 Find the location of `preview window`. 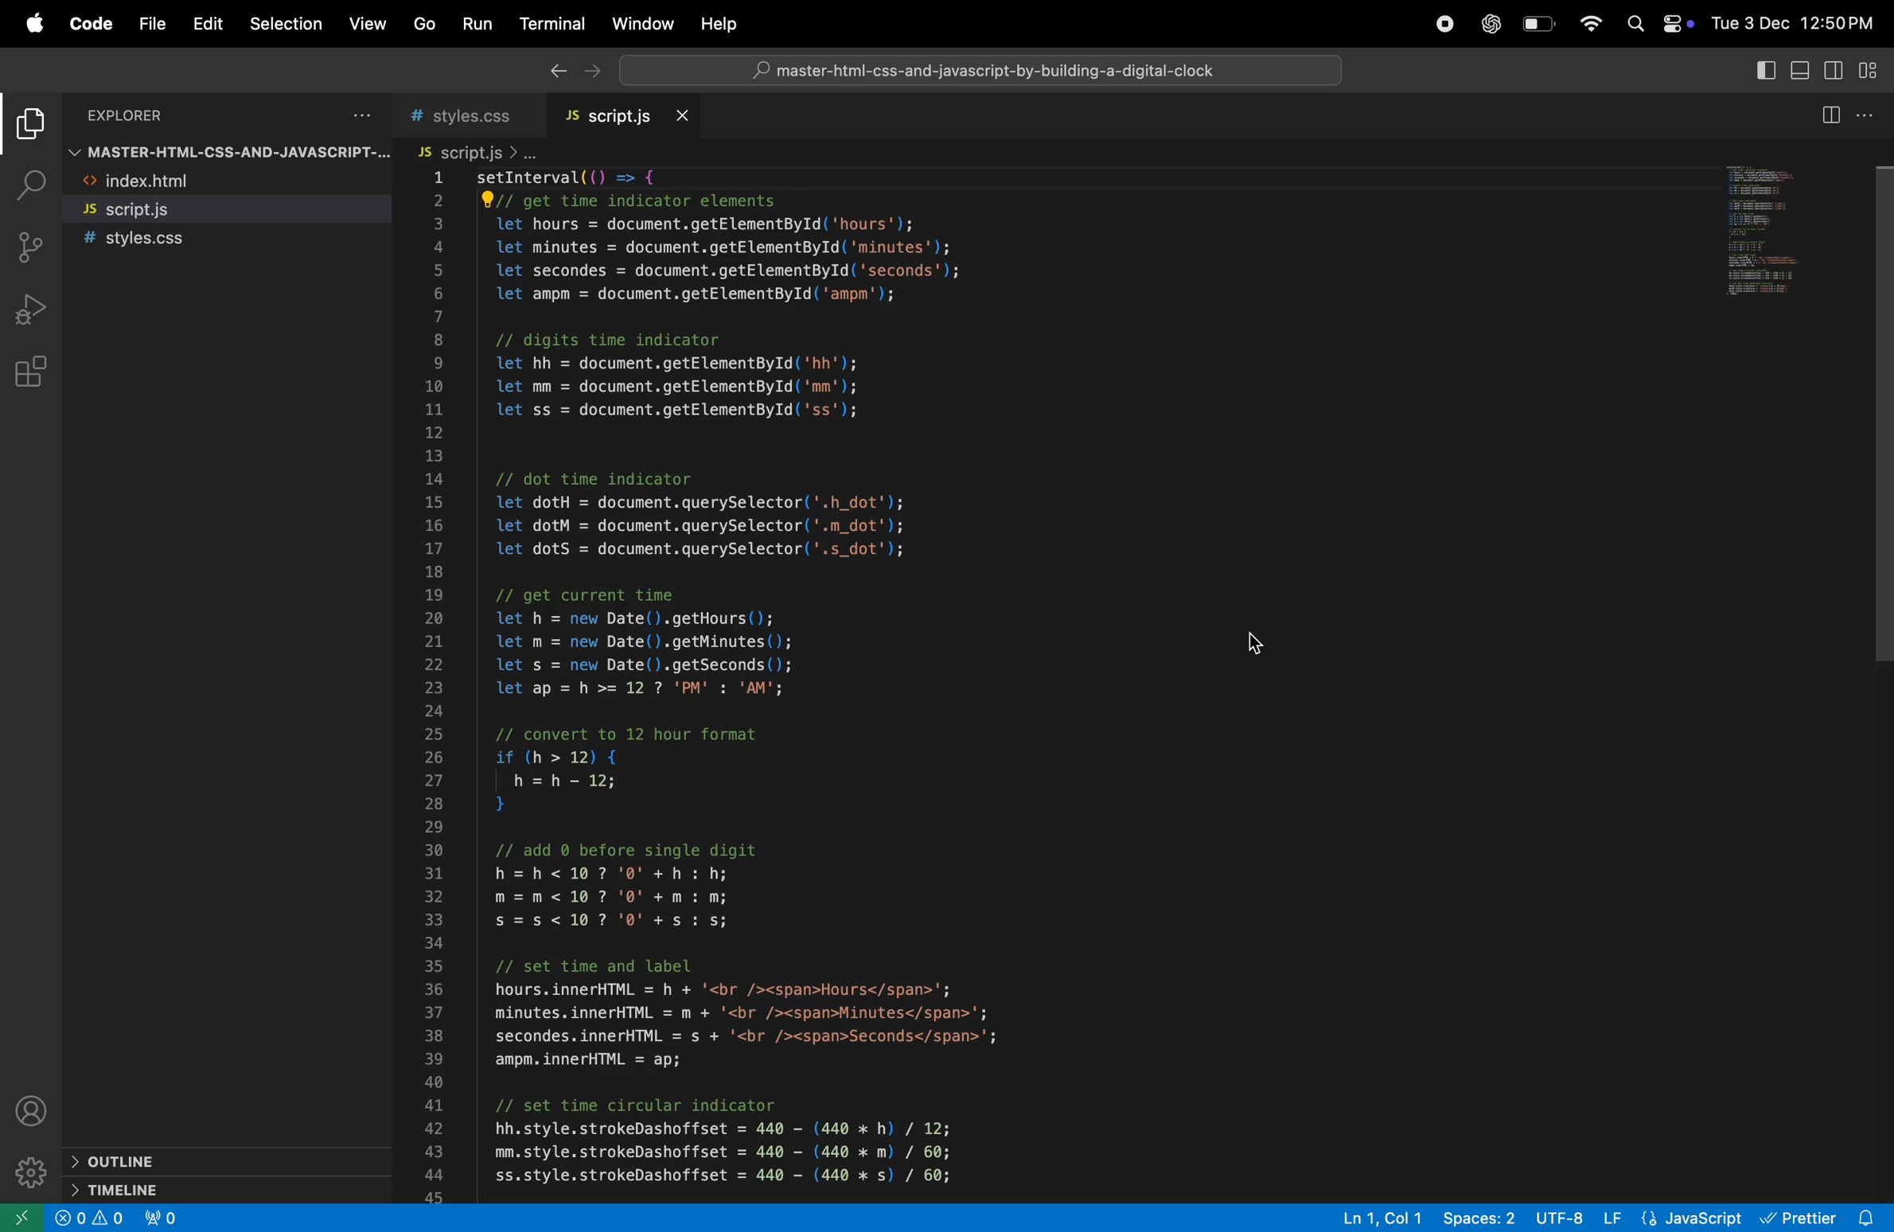

preview window is located at coordinates (1774, 231).